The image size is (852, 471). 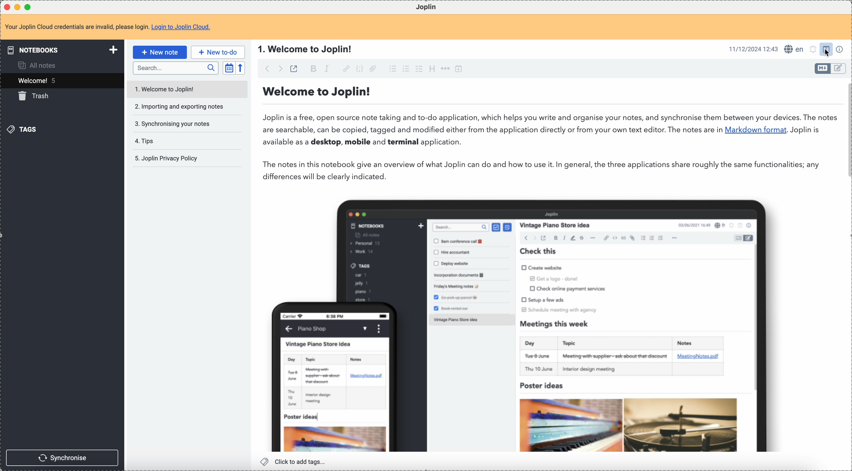 What do you see at coordinates (282, 69) in the screenshot?
I see `foward` at bounding box center [282, 69].